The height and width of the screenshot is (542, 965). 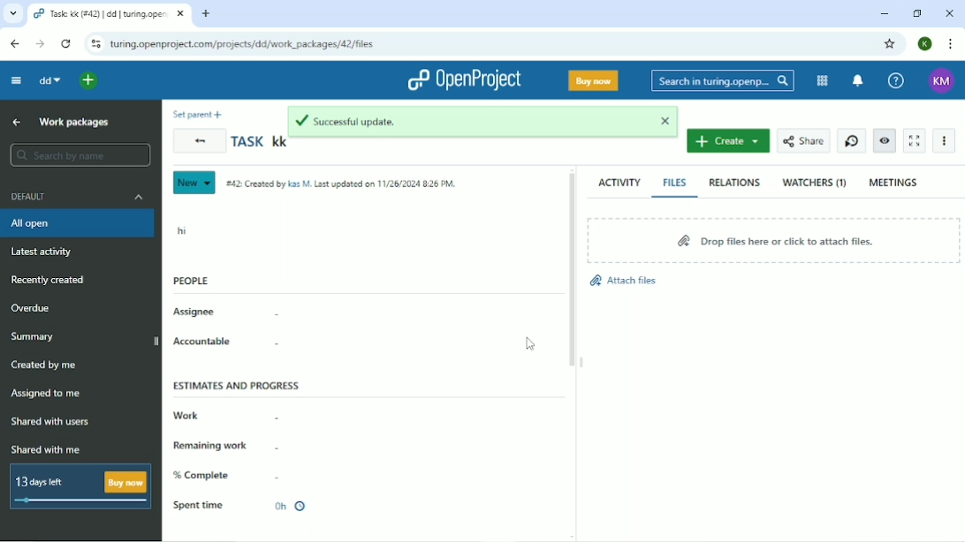 I want to click on Bookmark this tab, so click(x=890, y=44).